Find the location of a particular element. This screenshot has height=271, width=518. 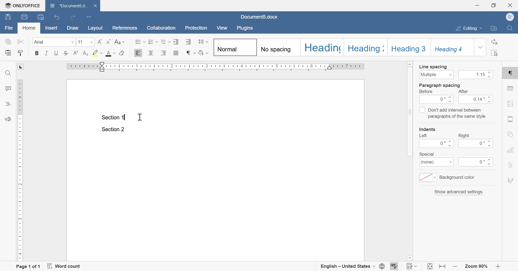

subscript is located at coordinates (86, 53).